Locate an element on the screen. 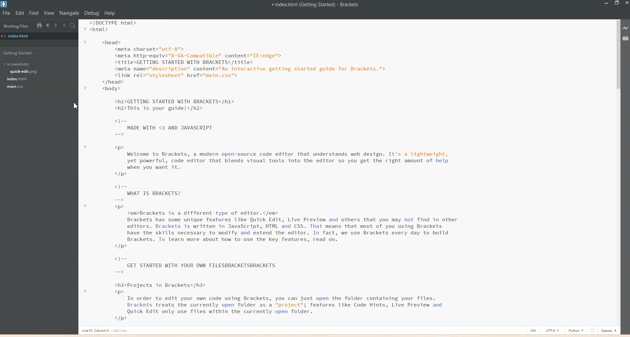 Image resolution: width=630 pixels, height=337 pixels. Navigate Backward is located at coordinates (48, 25).